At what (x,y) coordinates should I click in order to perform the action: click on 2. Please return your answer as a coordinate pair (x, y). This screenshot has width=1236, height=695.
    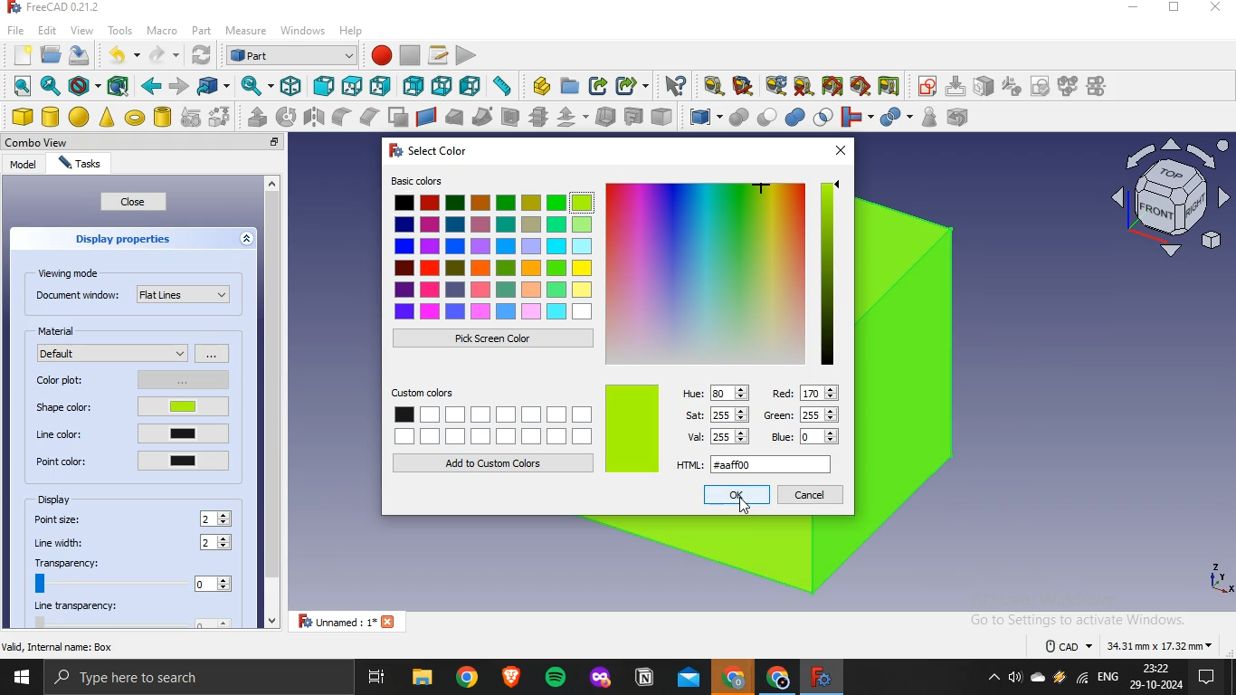
    Looking at the image, I should click on (218, 519).